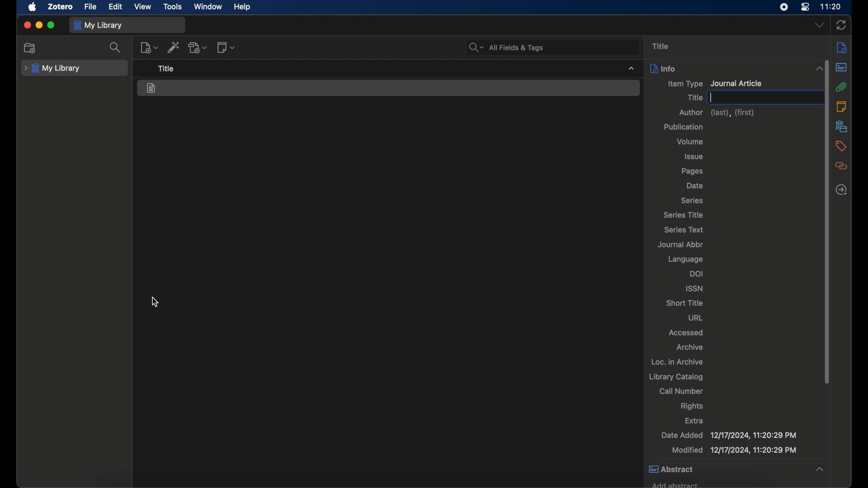 This screenshot has width=868, height=488. What do you see at coordinates (736, 450) in the screenshot?
I see `modified` at bounding box center [736, 450].